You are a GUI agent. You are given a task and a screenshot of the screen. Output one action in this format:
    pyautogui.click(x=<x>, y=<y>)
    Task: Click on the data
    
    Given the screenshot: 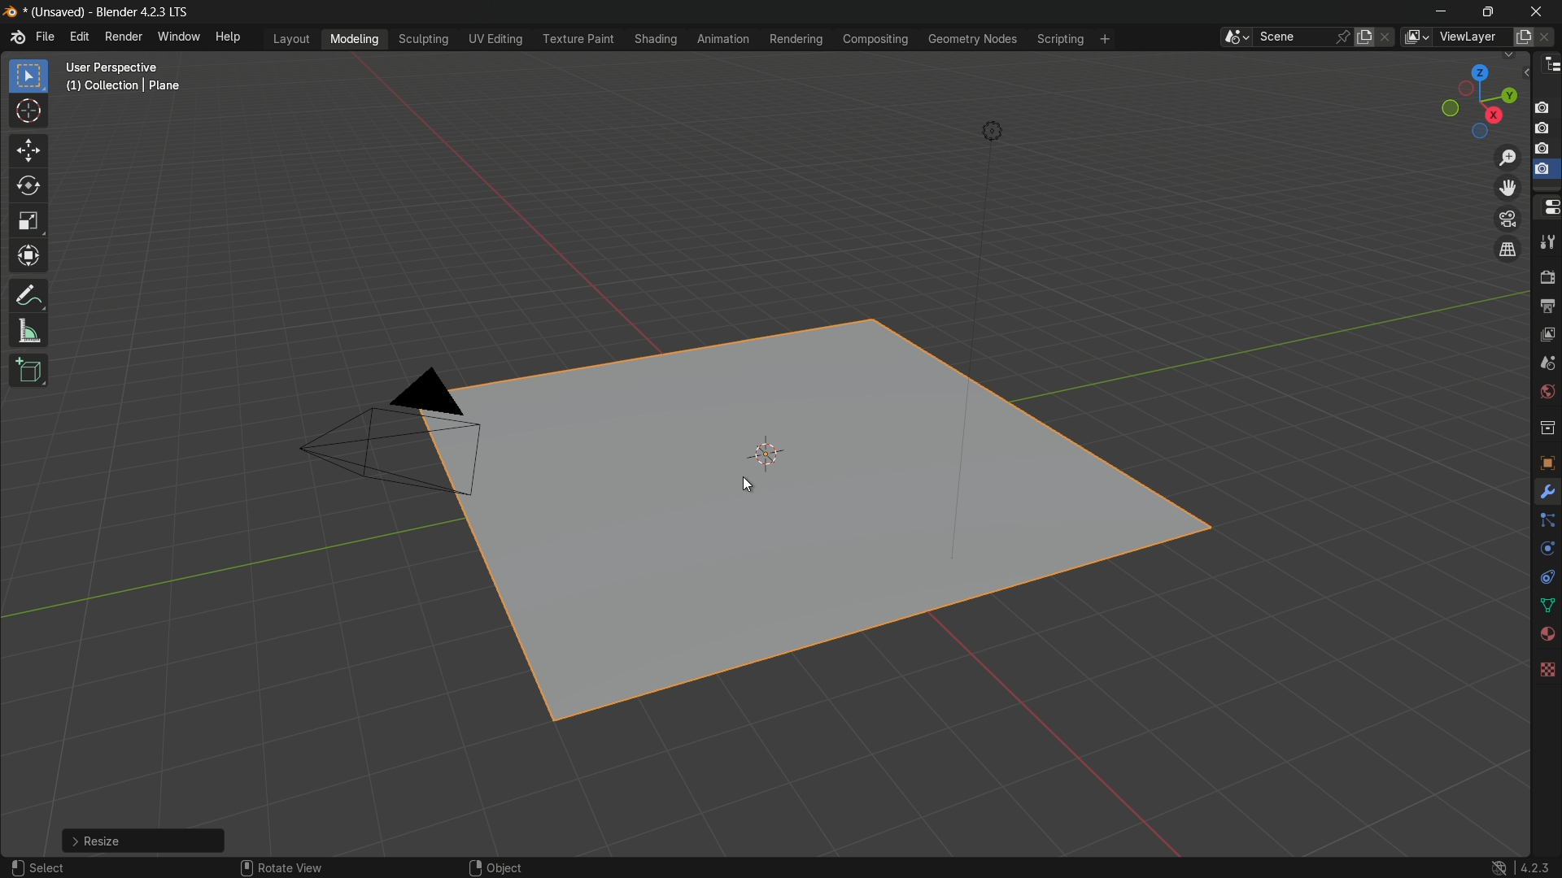 What is the action you would take?
    pyautogui.click(x=1546, y=606)
    